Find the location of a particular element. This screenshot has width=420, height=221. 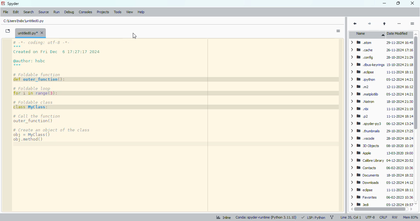

parent is located at coordinates (385, 24).